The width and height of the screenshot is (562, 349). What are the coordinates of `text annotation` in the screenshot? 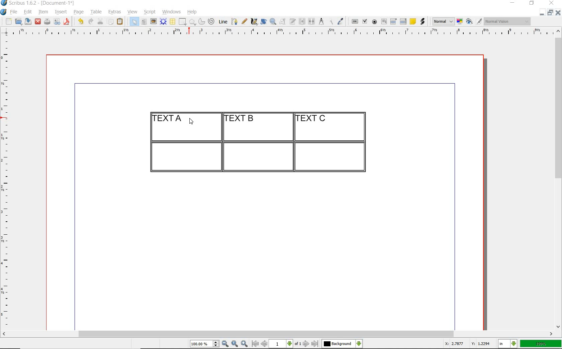 It's located at (412, 22).